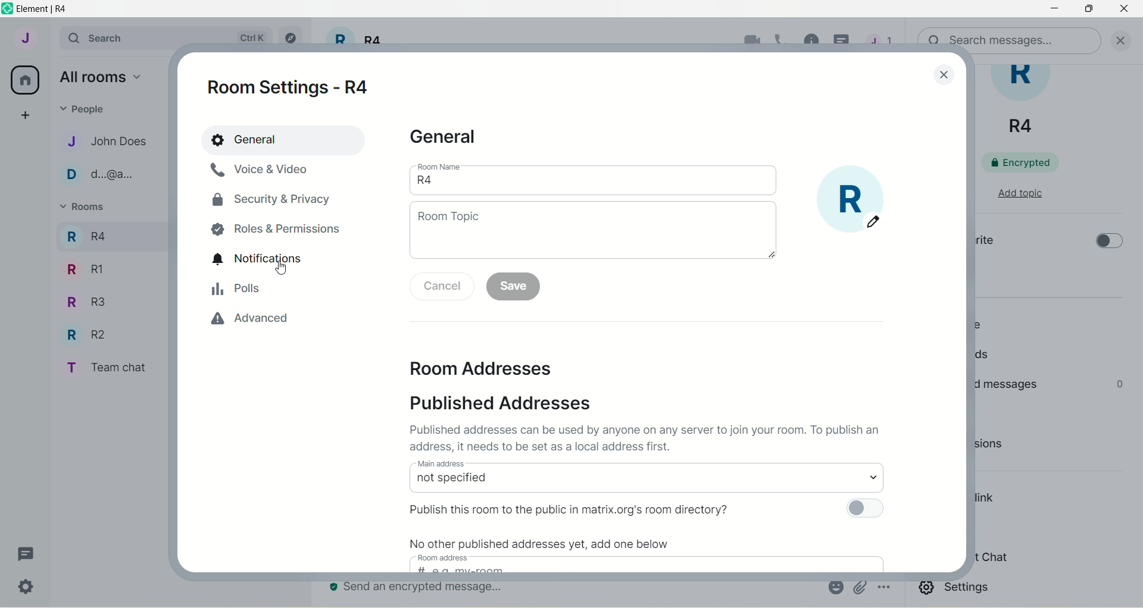  Describe the element at coordinates (646, 477) in the screenshot. I see `main address` at that location.